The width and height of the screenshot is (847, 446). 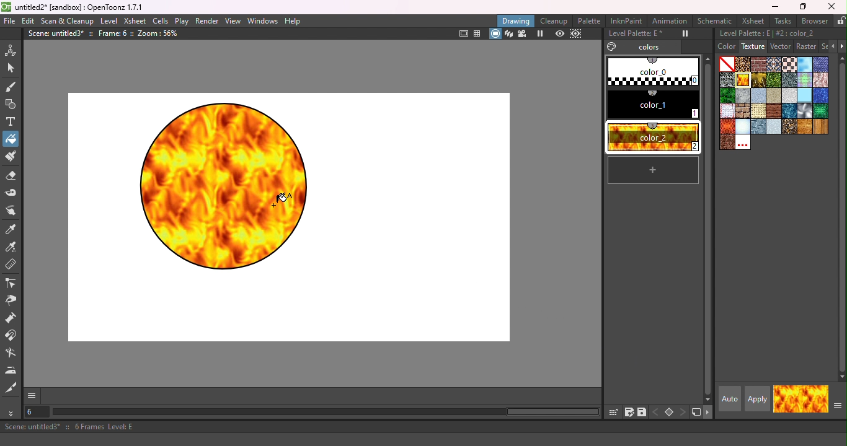 I want to click on Cleanup, so click(x=554, y=20).